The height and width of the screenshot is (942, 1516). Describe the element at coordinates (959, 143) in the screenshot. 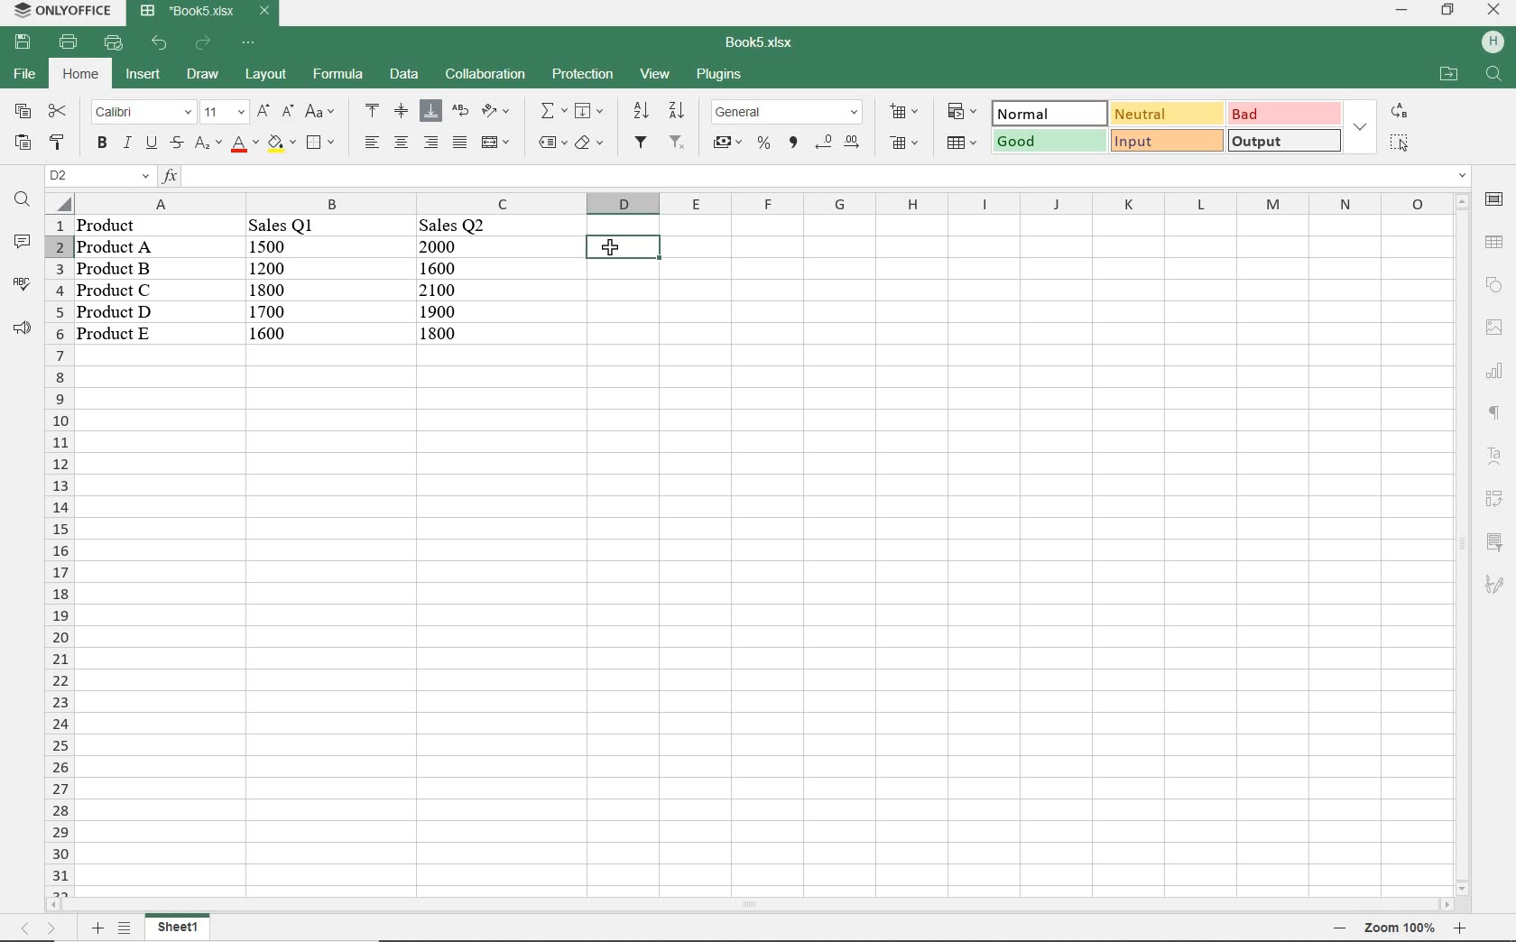

I see `format as table template` at that location.